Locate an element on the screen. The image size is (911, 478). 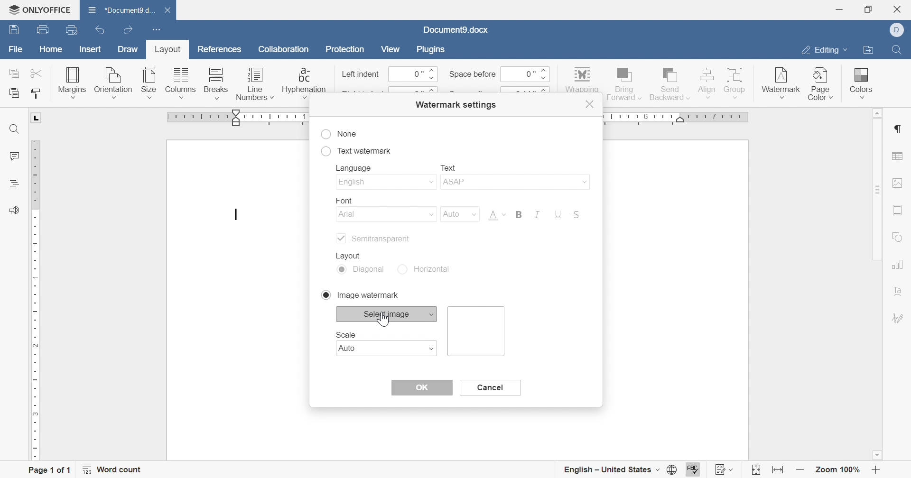
send backward is located at coordinates (670, 83).